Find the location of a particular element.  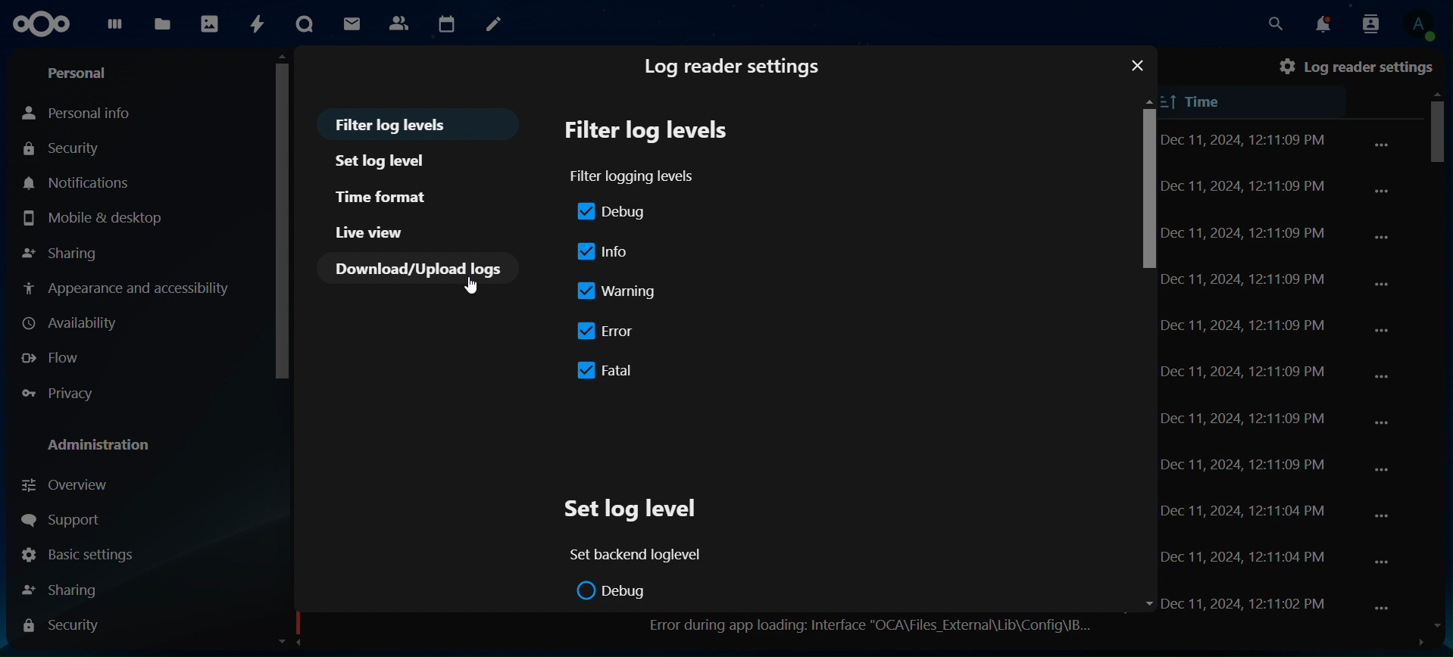

... is located at coordinates (1385, 422).